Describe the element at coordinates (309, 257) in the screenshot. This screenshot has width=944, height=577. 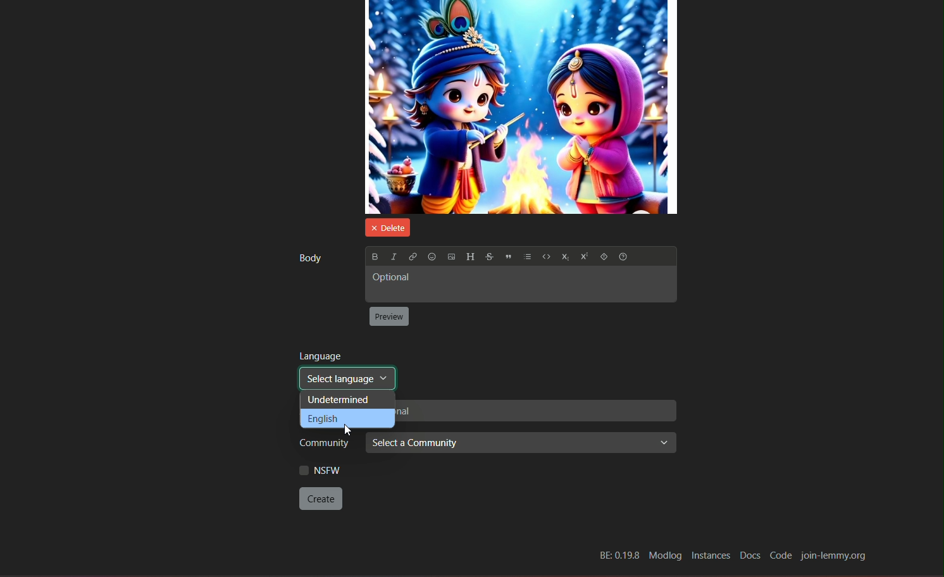
I see `body` at that location.